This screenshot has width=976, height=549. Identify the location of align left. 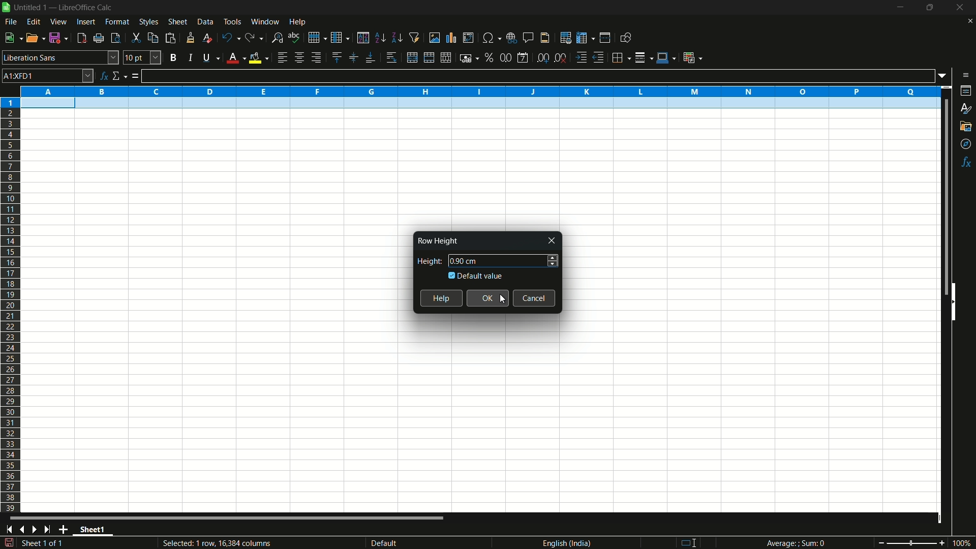
(282, 58).